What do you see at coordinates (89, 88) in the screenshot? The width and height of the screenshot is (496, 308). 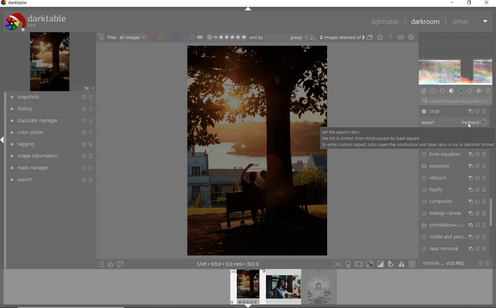 I see `fit` at bounding box center [89, 88].